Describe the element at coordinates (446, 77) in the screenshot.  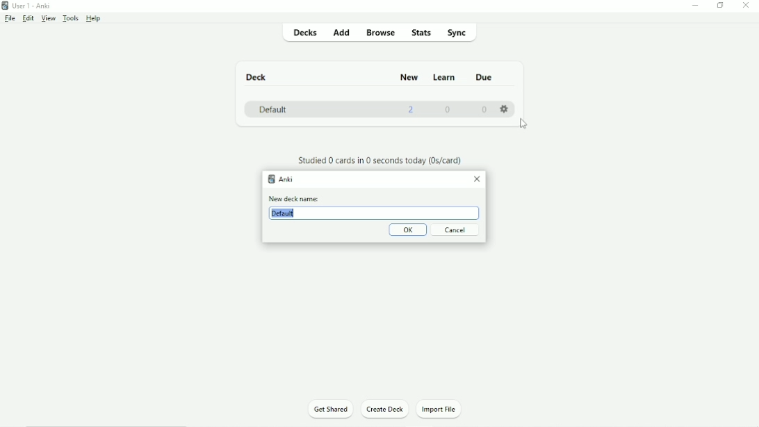
I see `Learn` at that location.